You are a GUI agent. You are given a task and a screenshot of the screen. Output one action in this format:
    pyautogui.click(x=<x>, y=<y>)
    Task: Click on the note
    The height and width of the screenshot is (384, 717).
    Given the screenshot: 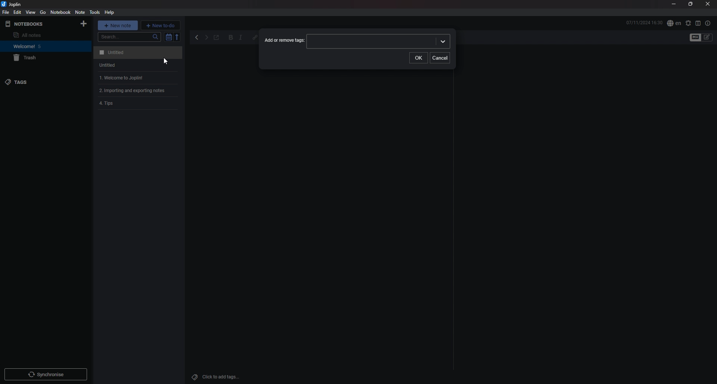 What is the action you would take?
    pyautogui.click(x=137, y=78)
    